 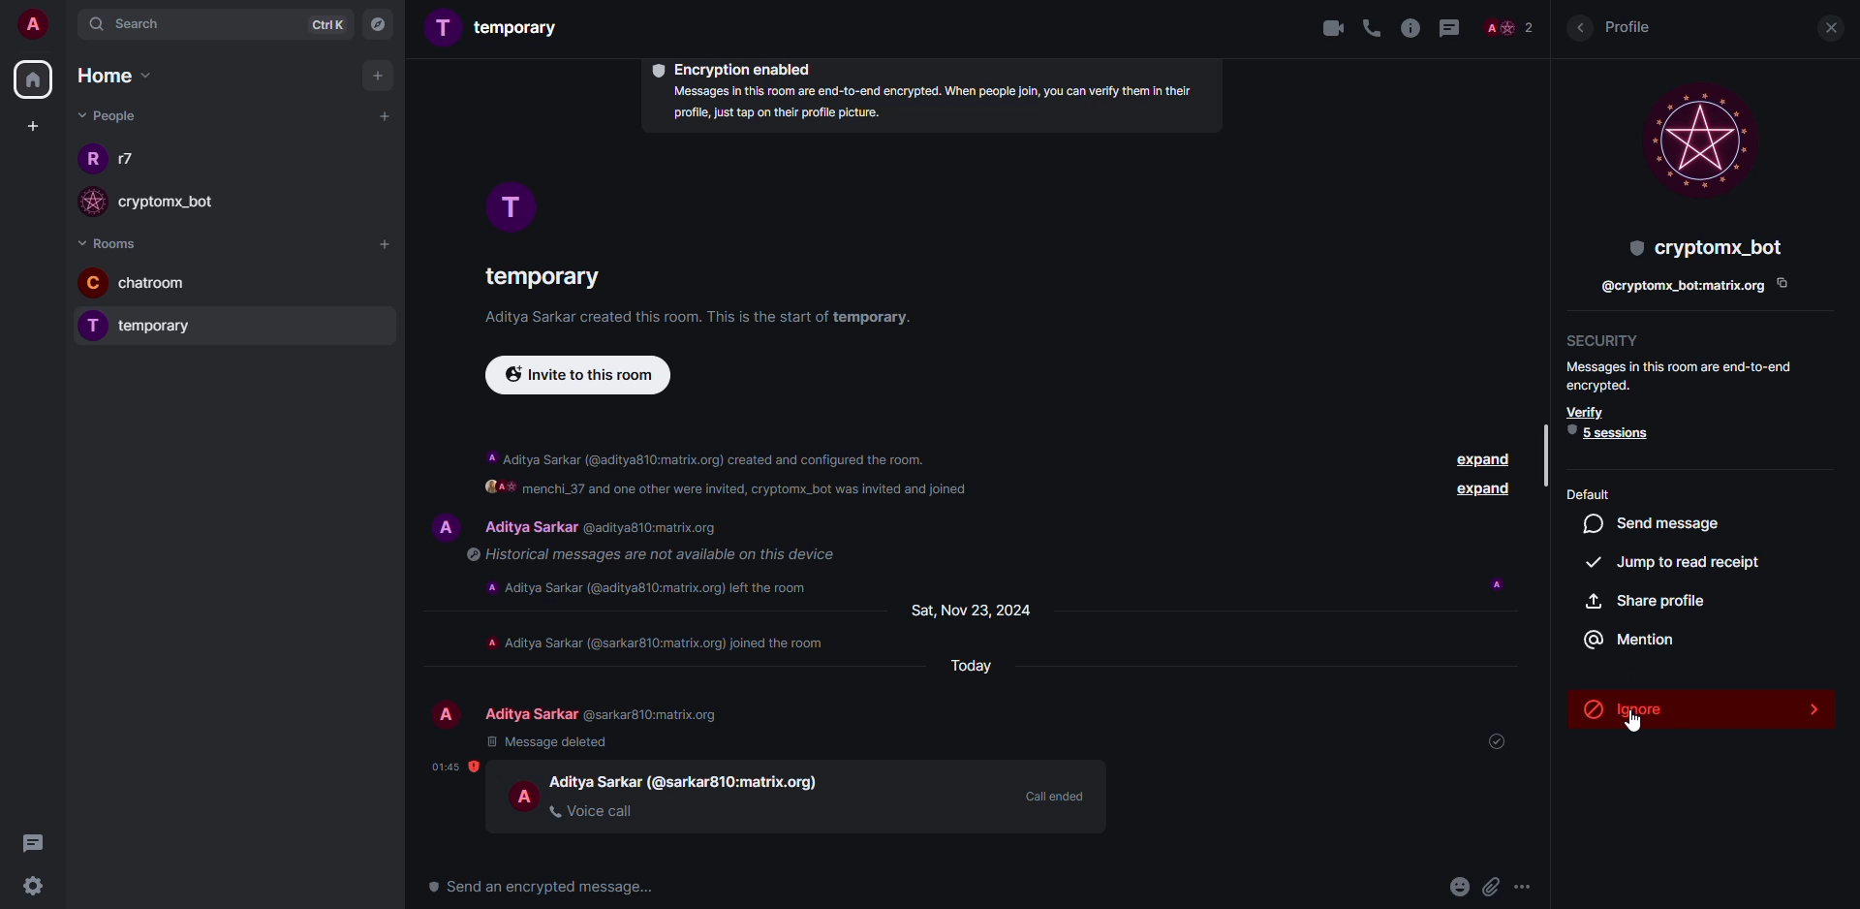 What do you see at coordinates (1827, 29) in the screenshot?
I see `close` at bounding box center [1827, 29].